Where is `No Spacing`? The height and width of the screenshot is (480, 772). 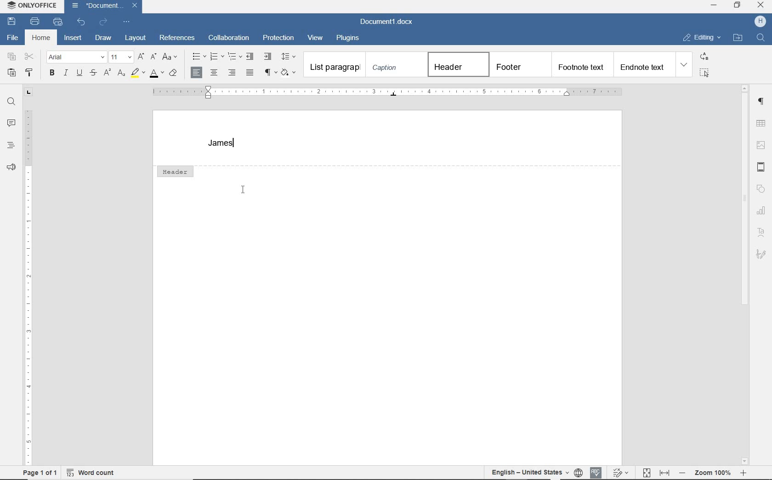 No Spacing is located at coordinates (395, 65).